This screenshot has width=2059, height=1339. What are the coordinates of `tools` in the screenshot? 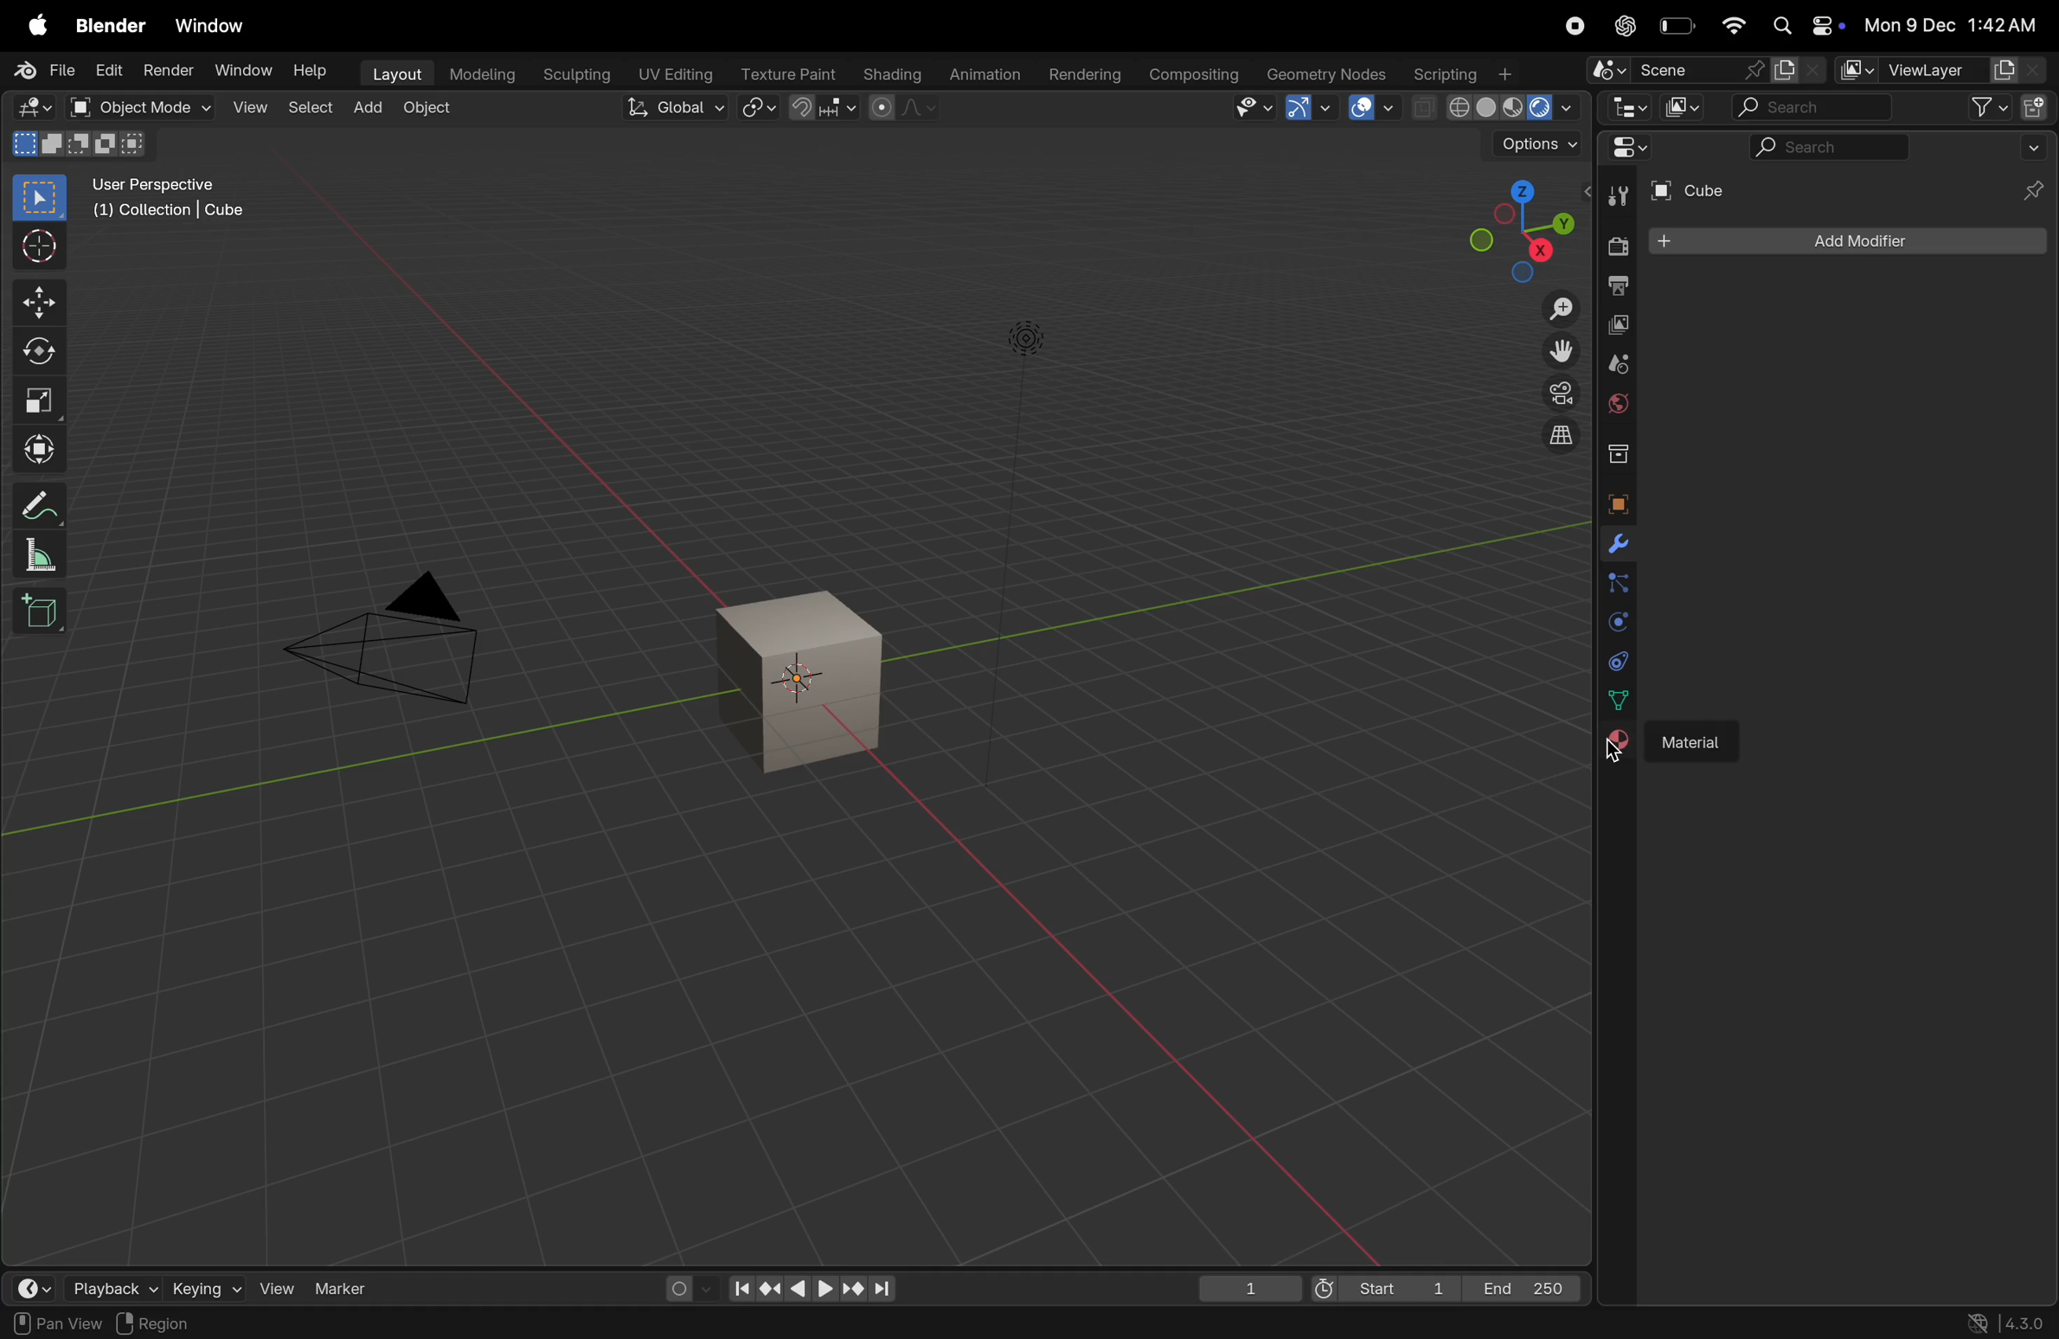 It's located at (1617, 194).